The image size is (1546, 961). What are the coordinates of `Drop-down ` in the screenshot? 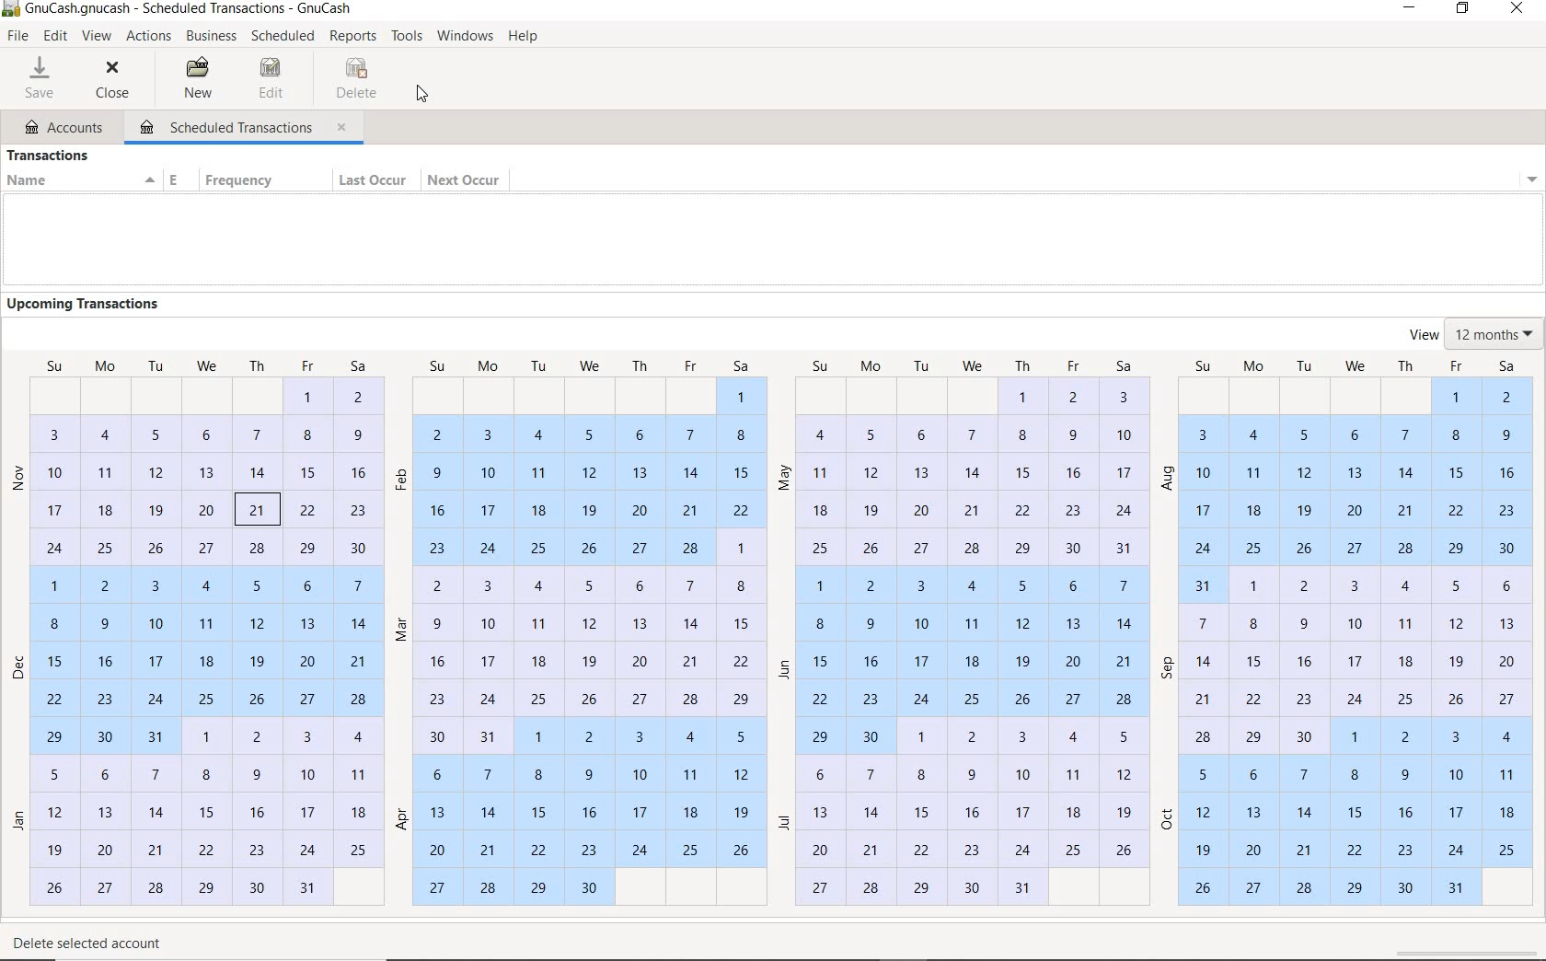 It's located at (1533, 179).